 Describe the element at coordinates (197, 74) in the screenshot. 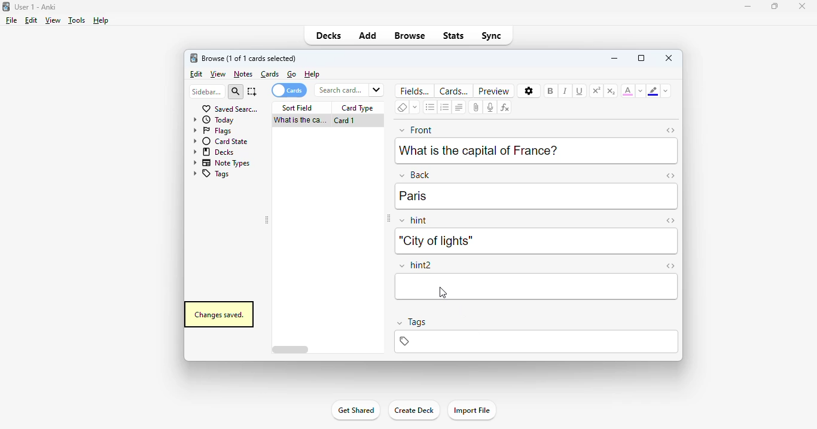

I see `edit` at that location.